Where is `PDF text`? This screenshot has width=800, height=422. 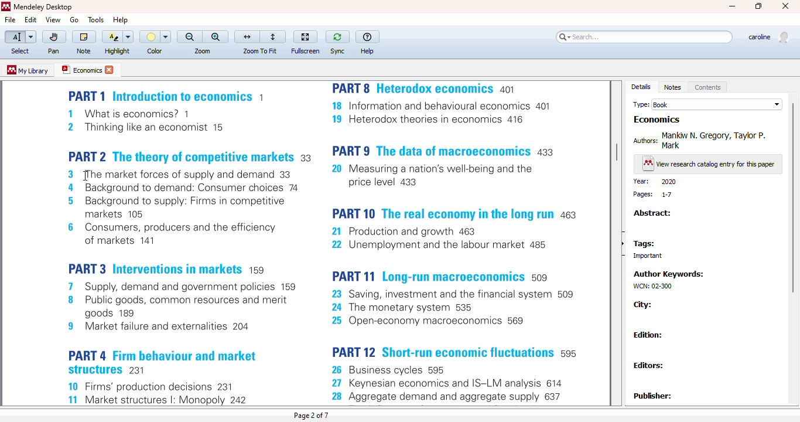
PDF text is located at coordinates (325, 244).